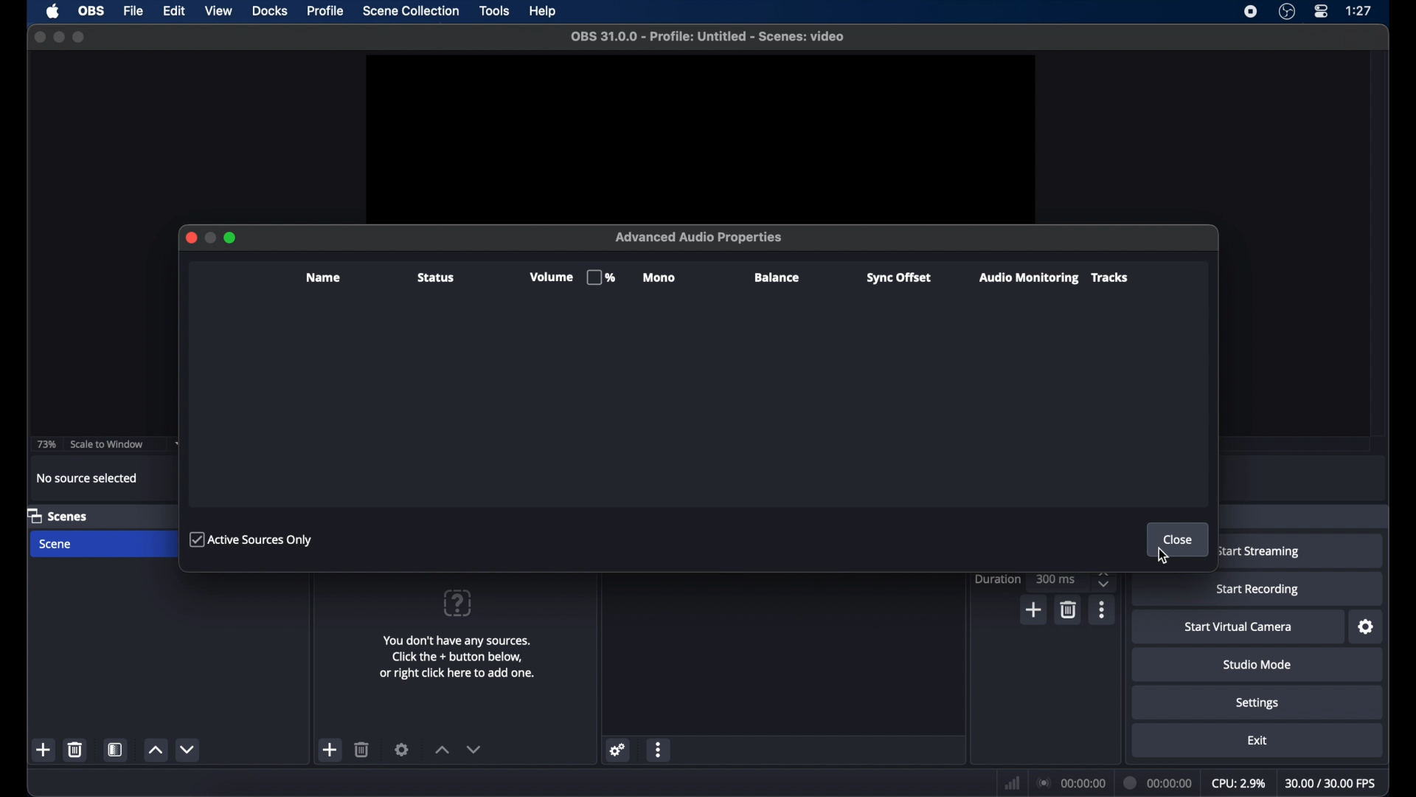  Describe the element at coordinates (701, 237) in the screenshot. I see `advanced audio properties` at that location.